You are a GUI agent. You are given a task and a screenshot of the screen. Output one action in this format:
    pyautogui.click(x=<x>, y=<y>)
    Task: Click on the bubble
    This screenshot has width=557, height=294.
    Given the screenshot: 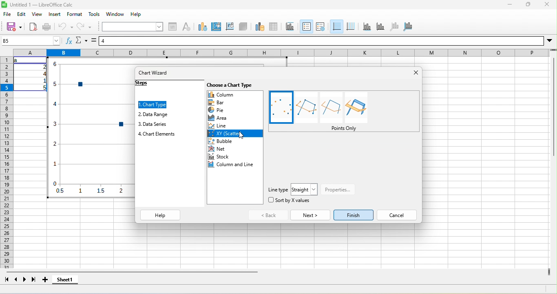 What is the action you would take?
    pyautogui.click(x=235, y=141)
    